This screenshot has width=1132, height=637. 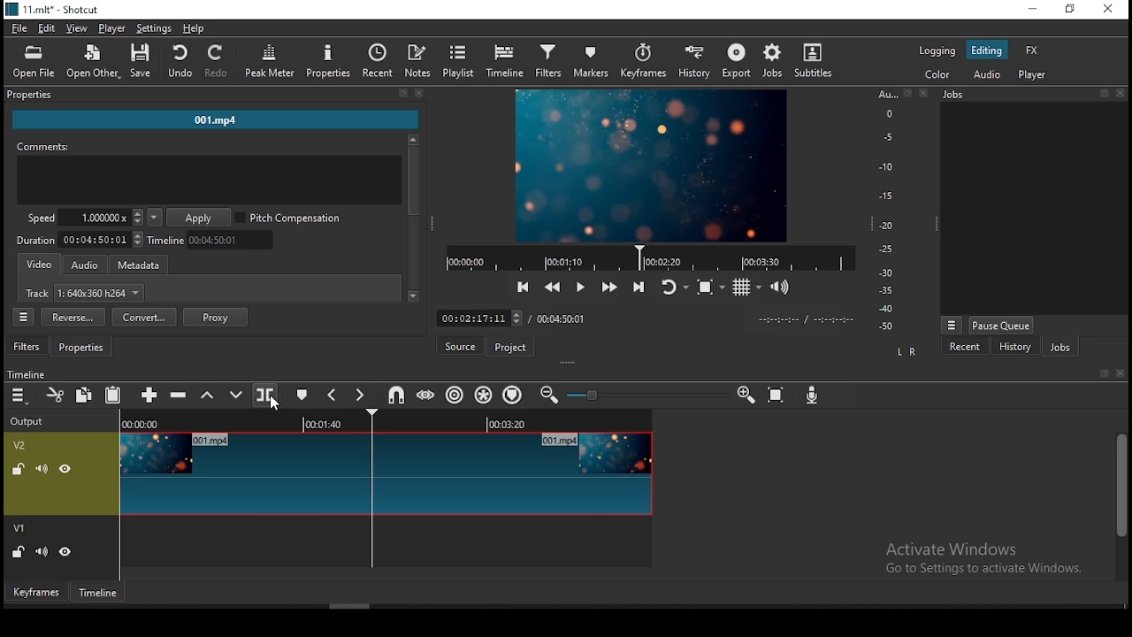 I want to click on , so click(x=27, y=372).